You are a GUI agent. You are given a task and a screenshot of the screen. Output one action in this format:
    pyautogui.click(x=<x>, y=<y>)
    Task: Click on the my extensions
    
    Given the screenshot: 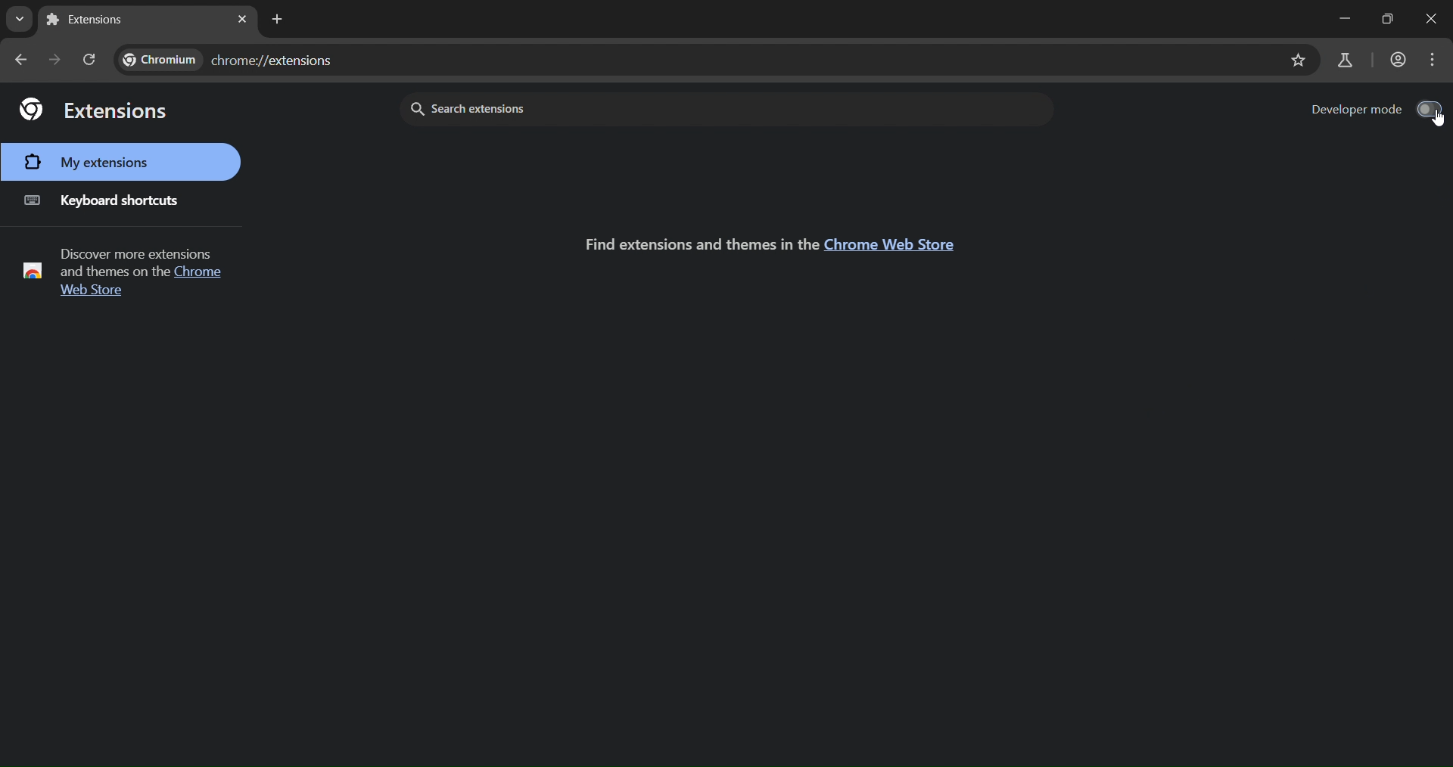 What is the action you would take?
    pyautogui.click(x=92, y=163)
    